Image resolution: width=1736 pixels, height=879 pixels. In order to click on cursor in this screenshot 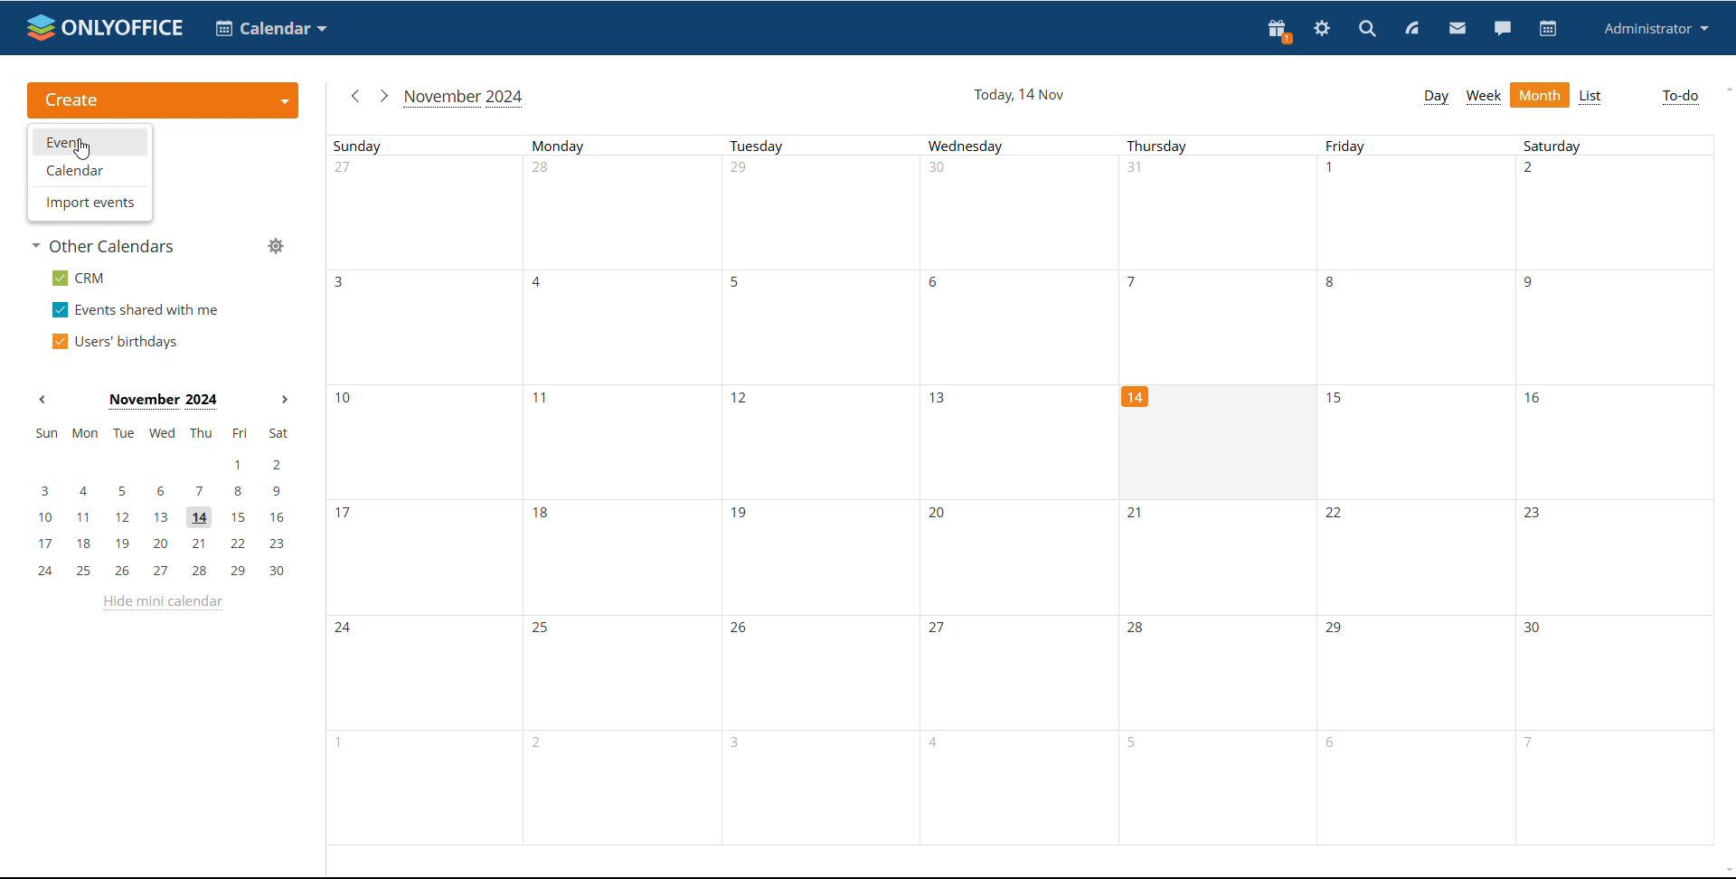, I will do `click(80, 149)`.